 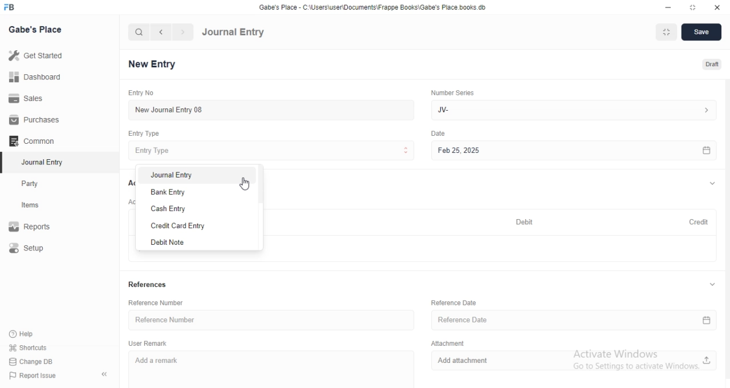 I want to click on Common, so click(x=34, y=141).